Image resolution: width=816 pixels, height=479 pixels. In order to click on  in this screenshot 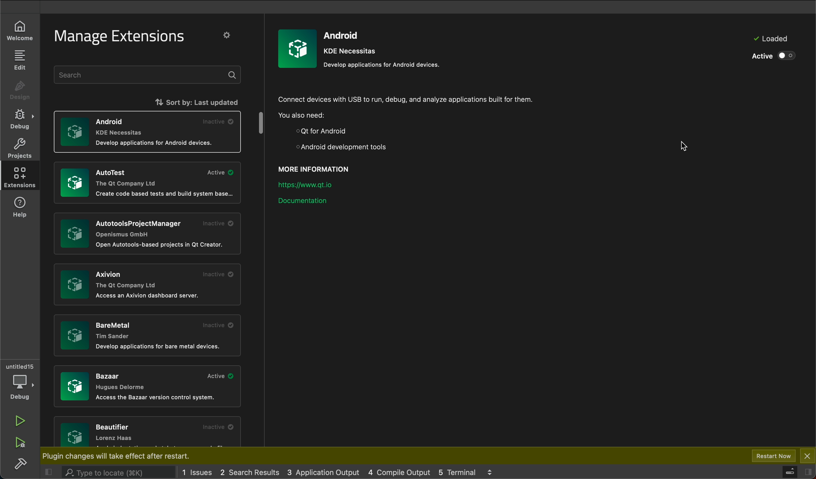, I will do `click(145, 233)`.